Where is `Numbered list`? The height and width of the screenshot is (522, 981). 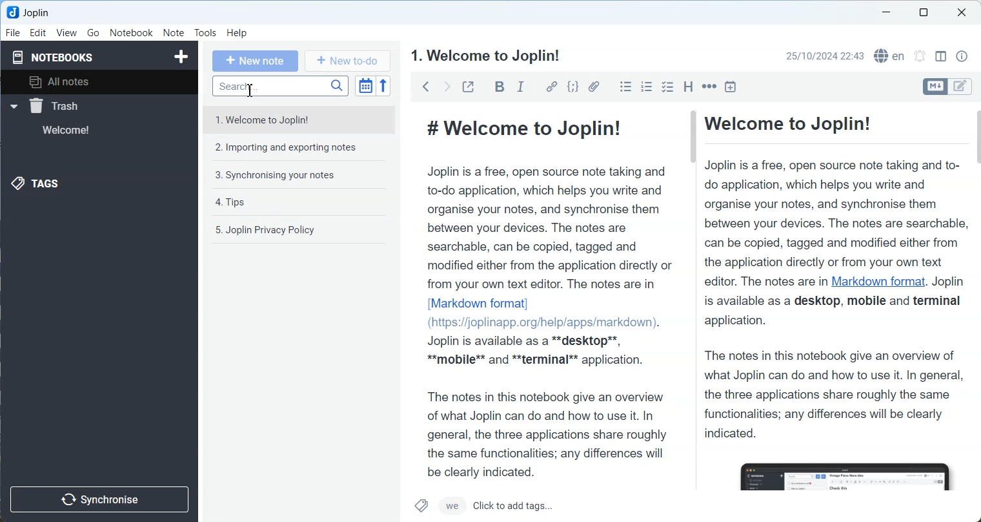
Numbered list is located at coordinates (647, 87).